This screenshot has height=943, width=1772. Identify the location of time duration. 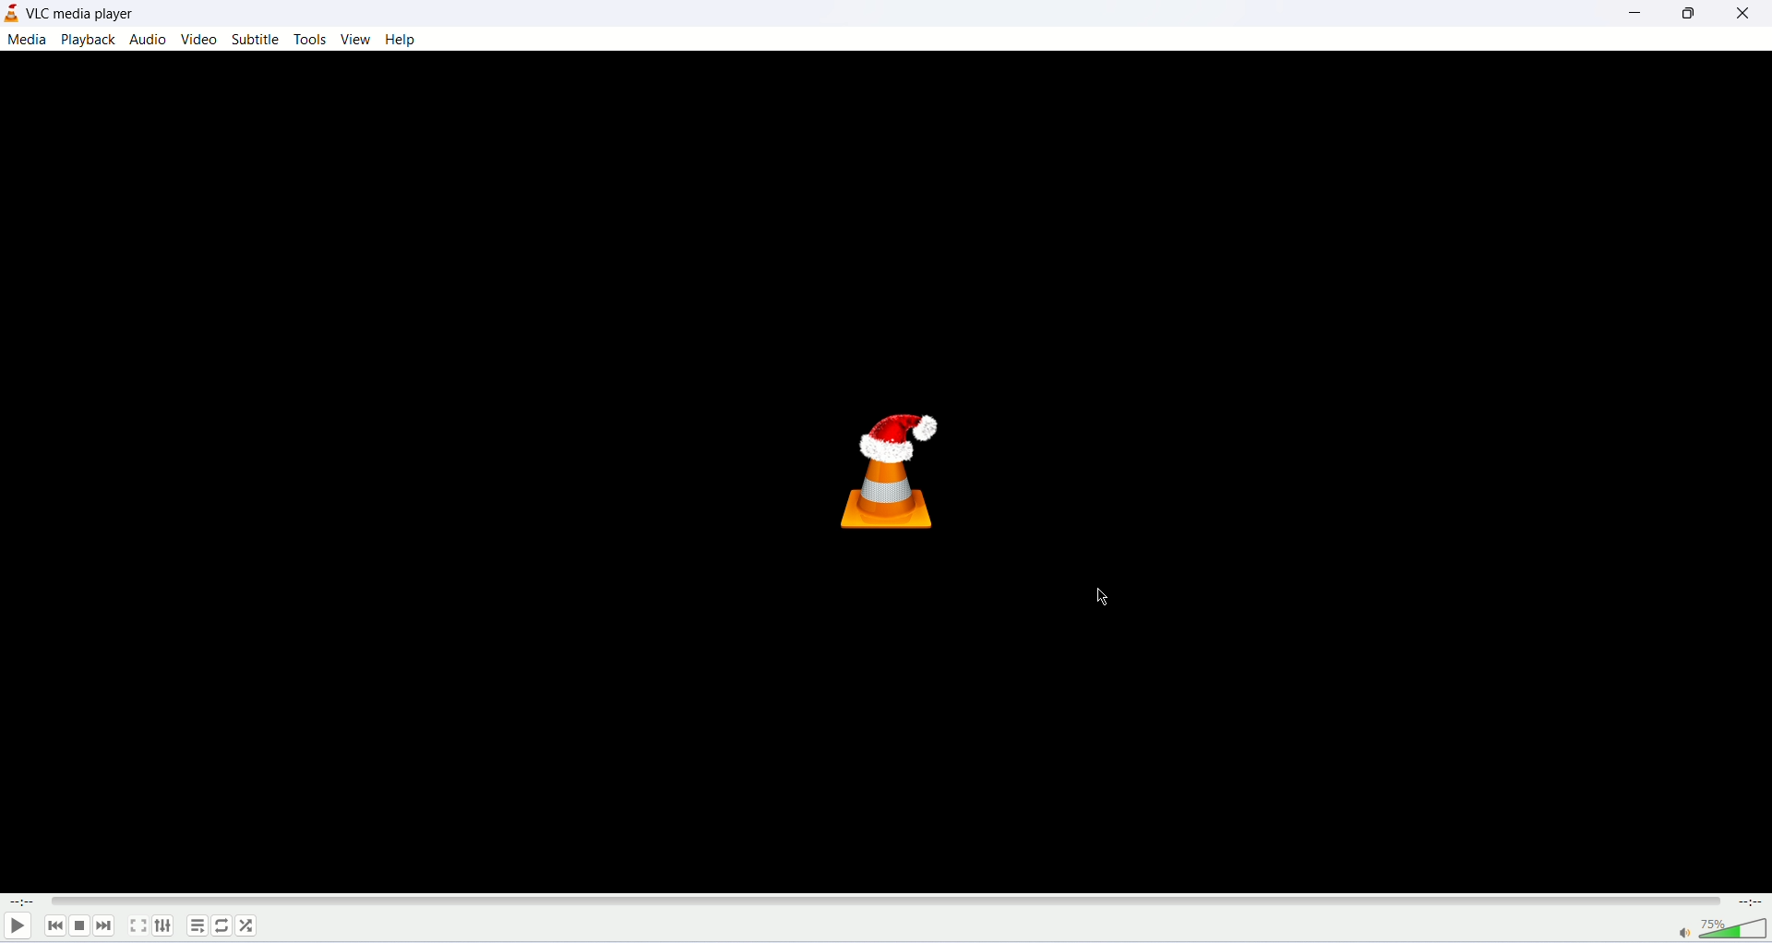
(1752, 901).